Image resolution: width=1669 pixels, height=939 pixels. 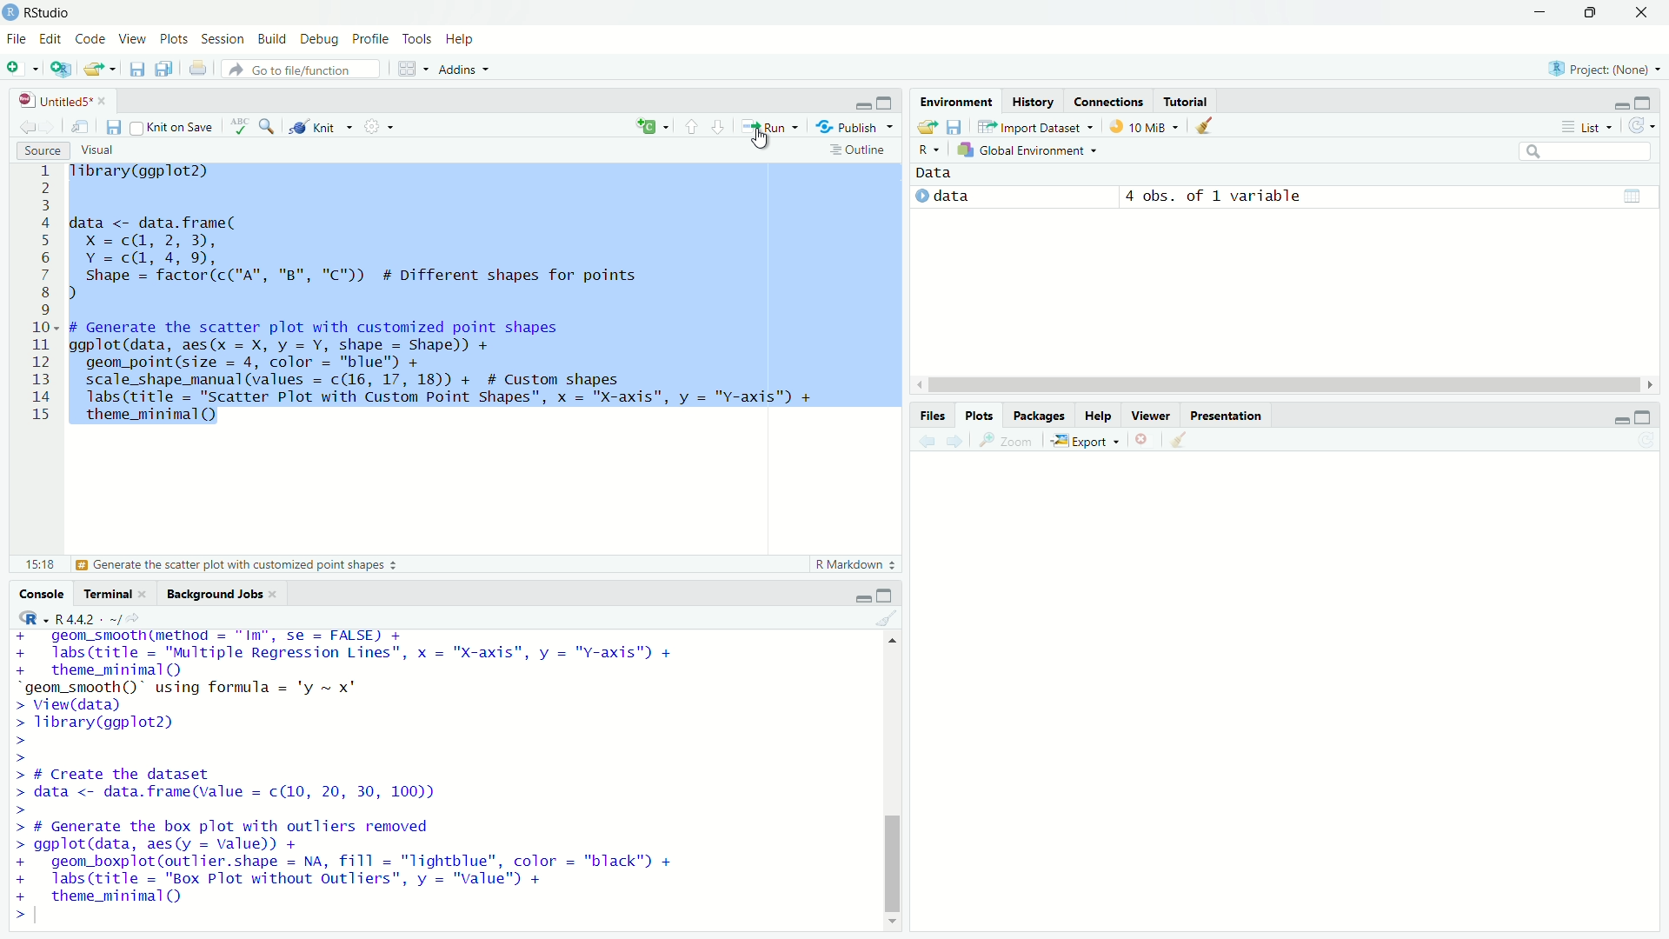 What do you see at coordinates (89, 37) in the screenshot?
I see `Code` at bounding box center [89, 37].